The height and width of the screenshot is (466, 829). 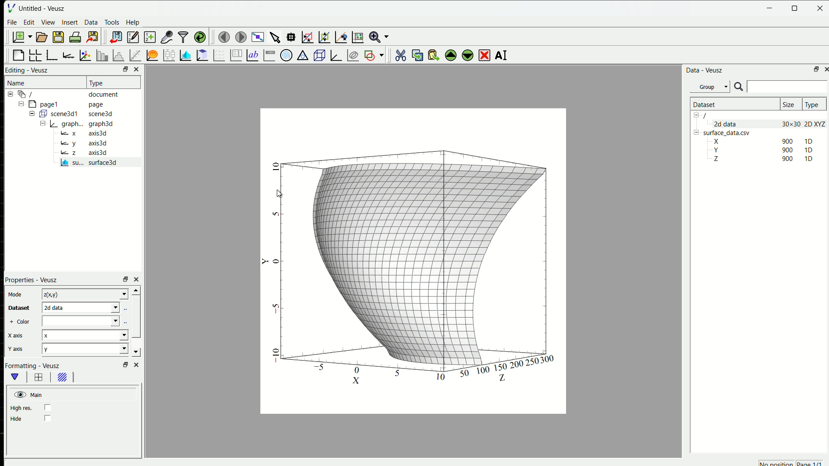 I want to click on X axis, so click(x=16, y=335).